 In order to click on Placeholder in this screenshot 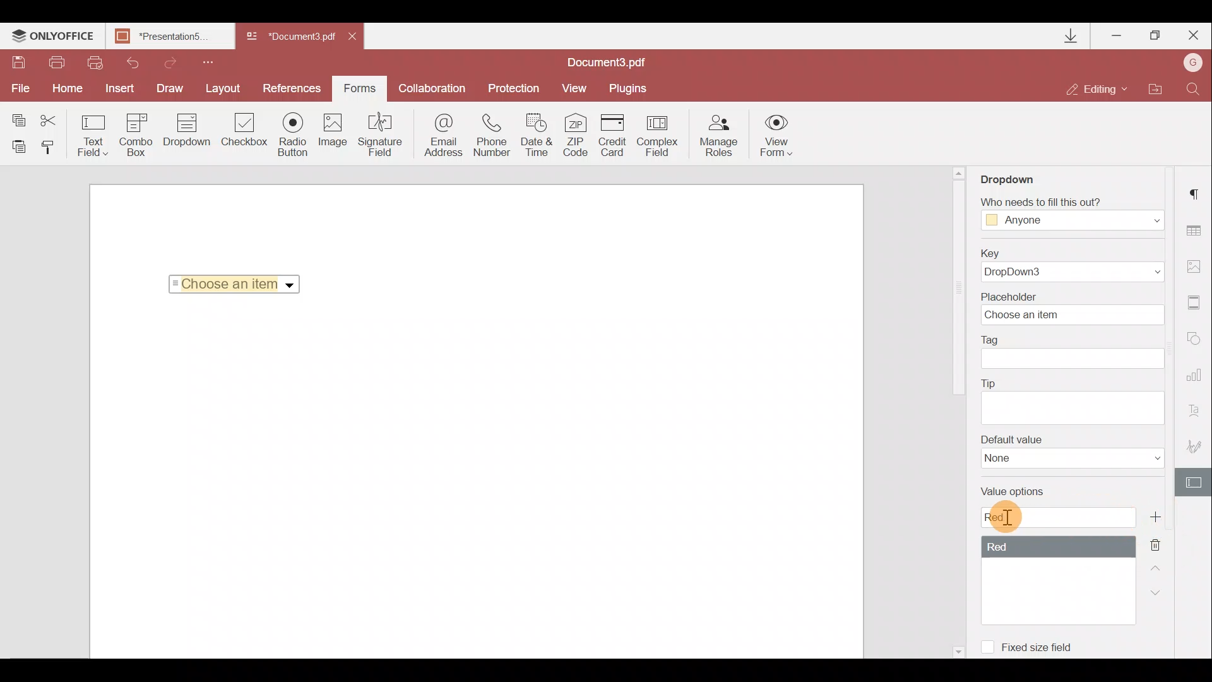, I will do `click(1069, 308)`.